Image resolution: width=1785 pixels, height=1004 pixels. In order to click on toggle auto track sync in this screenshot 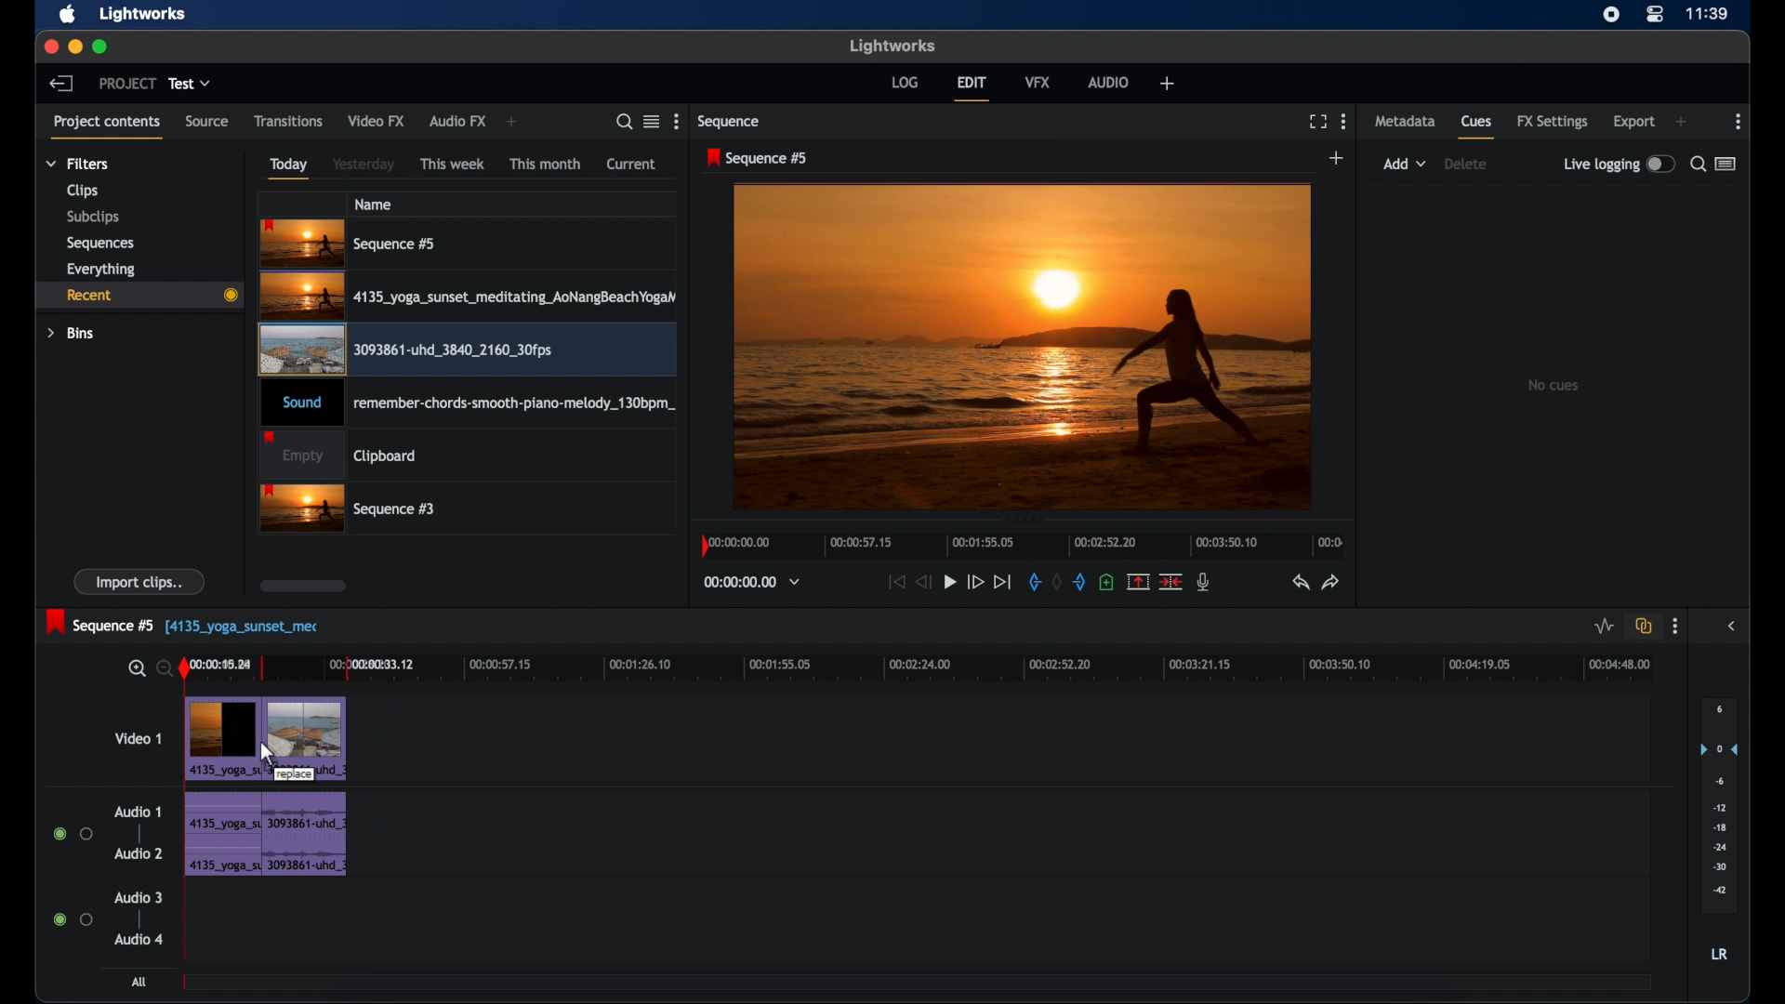, I will do `click(1644, 626)`.